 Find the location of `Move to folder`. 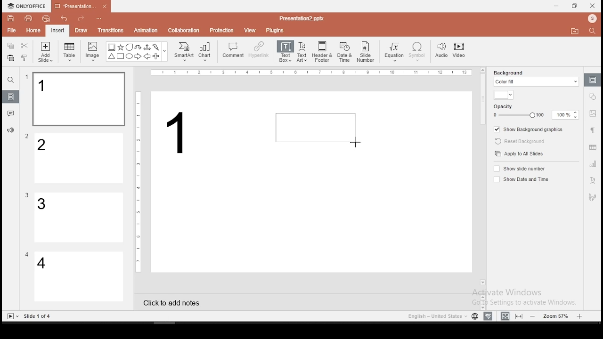

Move to folder is located at coordinates (576, 32).